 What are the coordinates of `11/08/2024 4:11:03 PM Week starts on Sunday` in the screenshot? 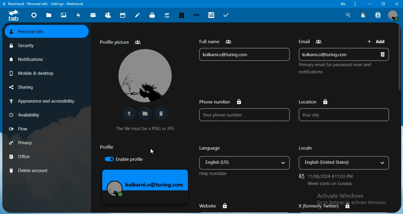 It's located at (331, 180).